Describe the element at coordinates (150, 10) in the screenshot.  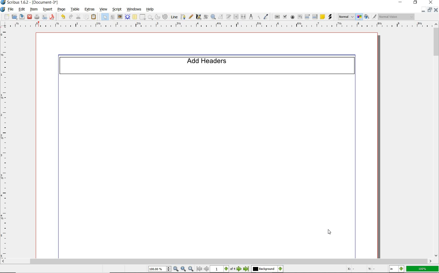
I see `help` at that location.